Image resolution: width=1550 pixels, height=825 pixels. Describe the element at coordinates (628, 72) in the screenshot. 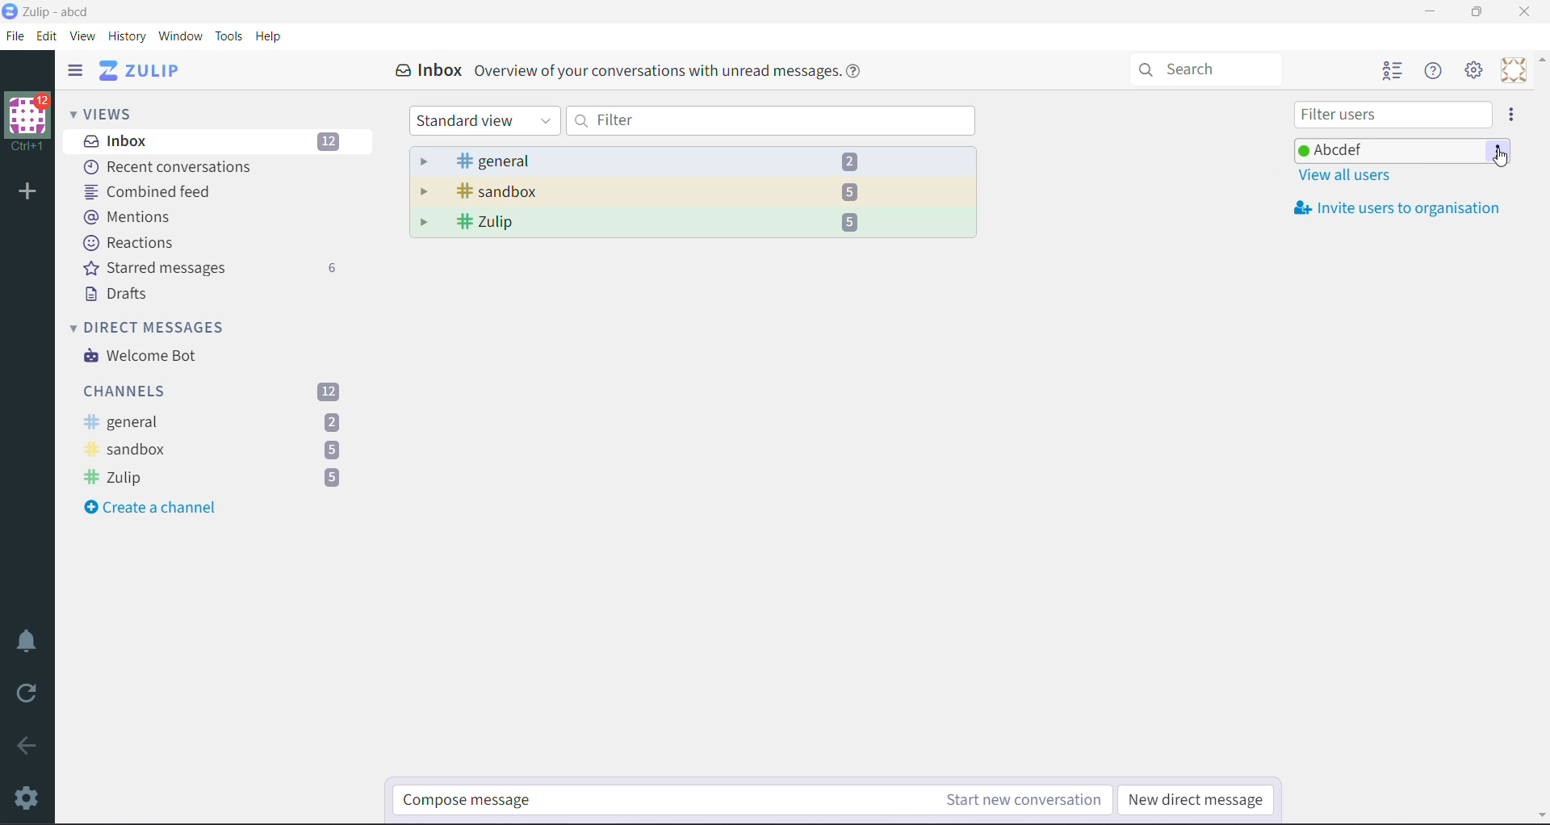

I see `Inbox Overview of your conversations with unread messages` at that location.